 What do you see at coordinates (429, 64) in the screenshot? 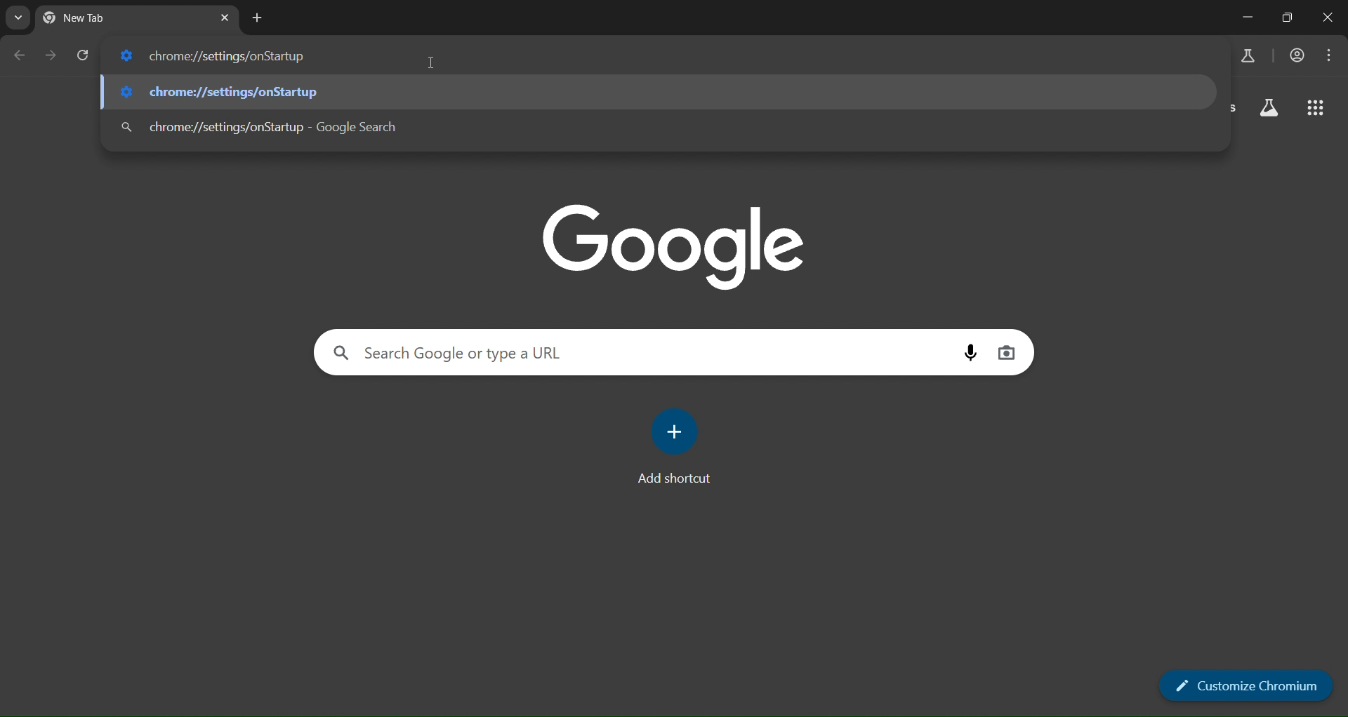
I see `cursor` at bounding box center [429, 64].